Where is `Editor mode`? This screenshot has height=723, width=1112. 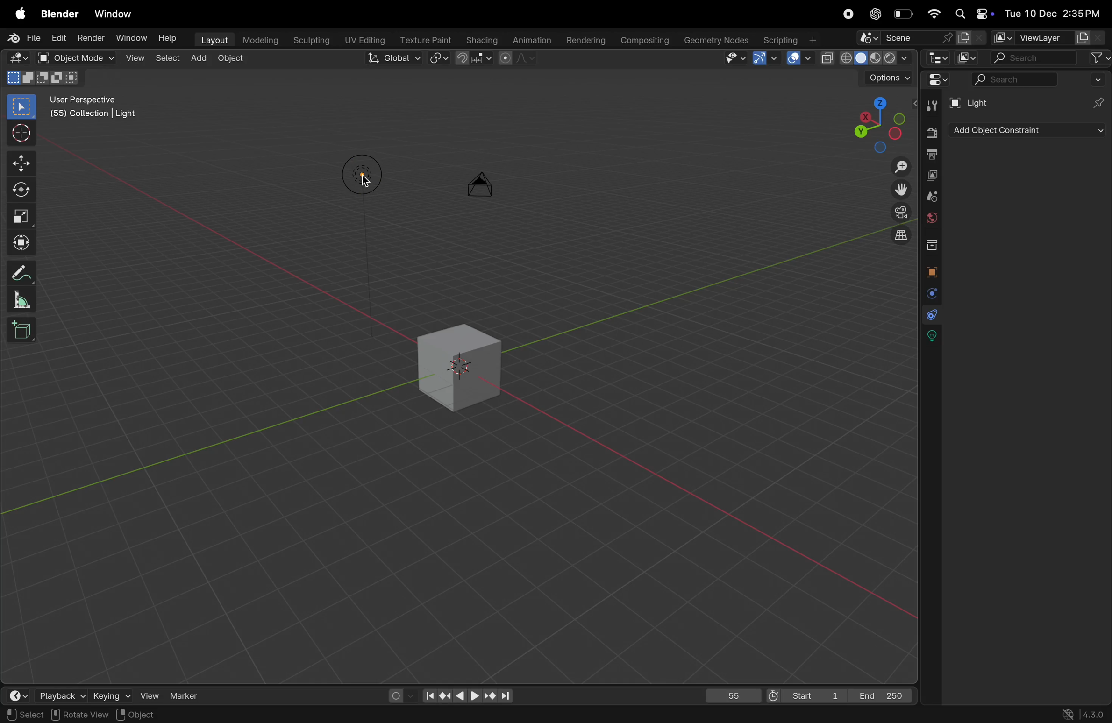
Editor mode is located at coordinates (18, 58).